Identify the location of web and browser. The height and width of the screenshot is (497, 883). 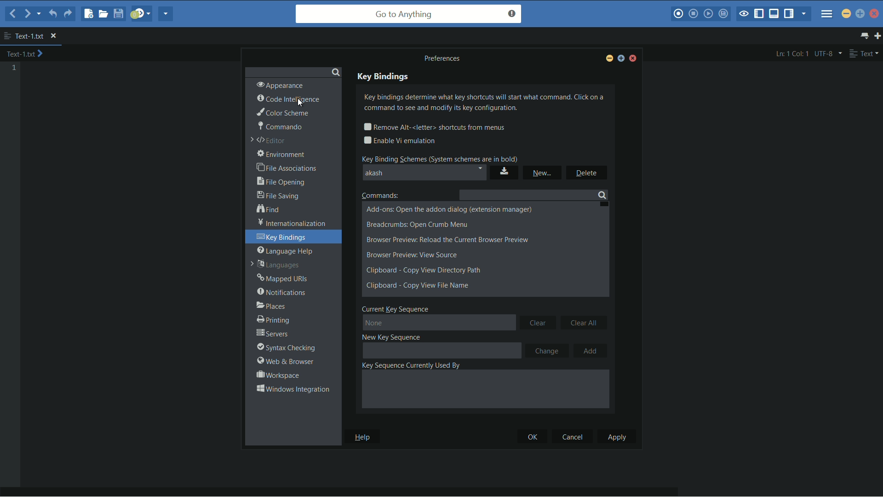
(283, 362).